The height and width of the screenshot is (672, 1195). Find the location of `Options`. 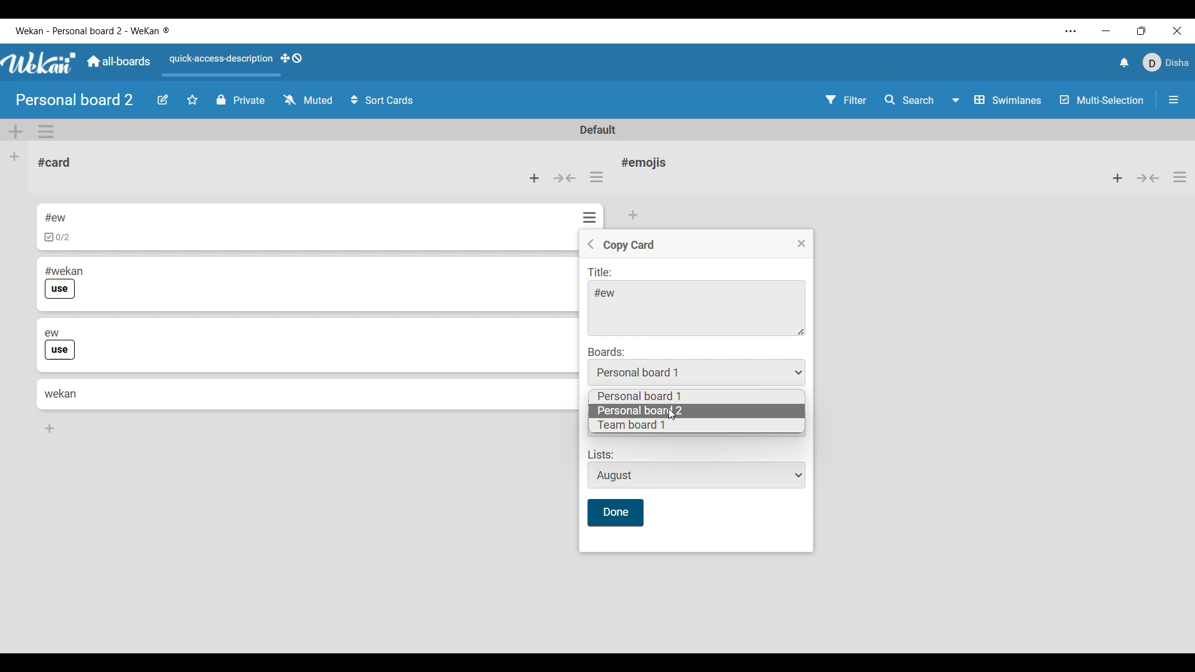

Options is located at coordinates (591, 216).